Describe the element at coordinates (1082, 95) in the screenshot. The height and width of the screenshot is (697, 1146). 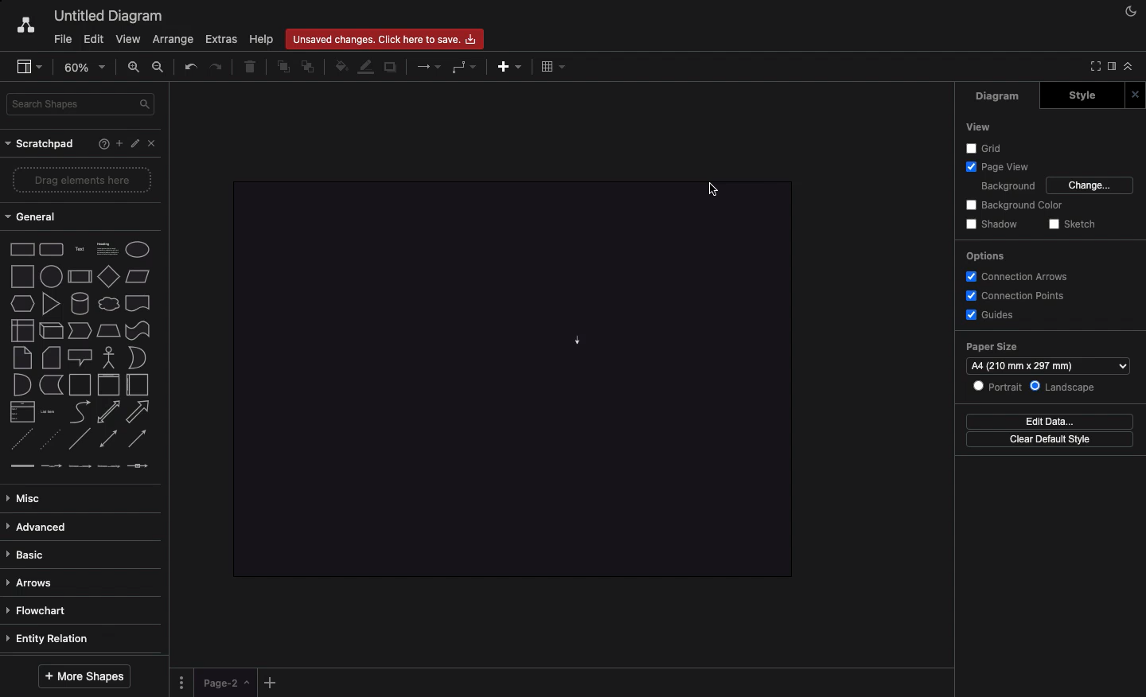
I see `Style` at that location.